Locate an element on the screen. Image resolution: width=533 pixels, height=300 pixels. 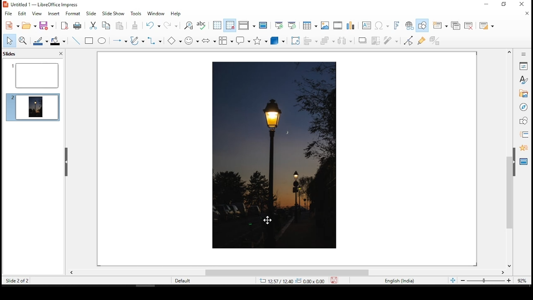
callout shapes is located at coordinates (243, 40).